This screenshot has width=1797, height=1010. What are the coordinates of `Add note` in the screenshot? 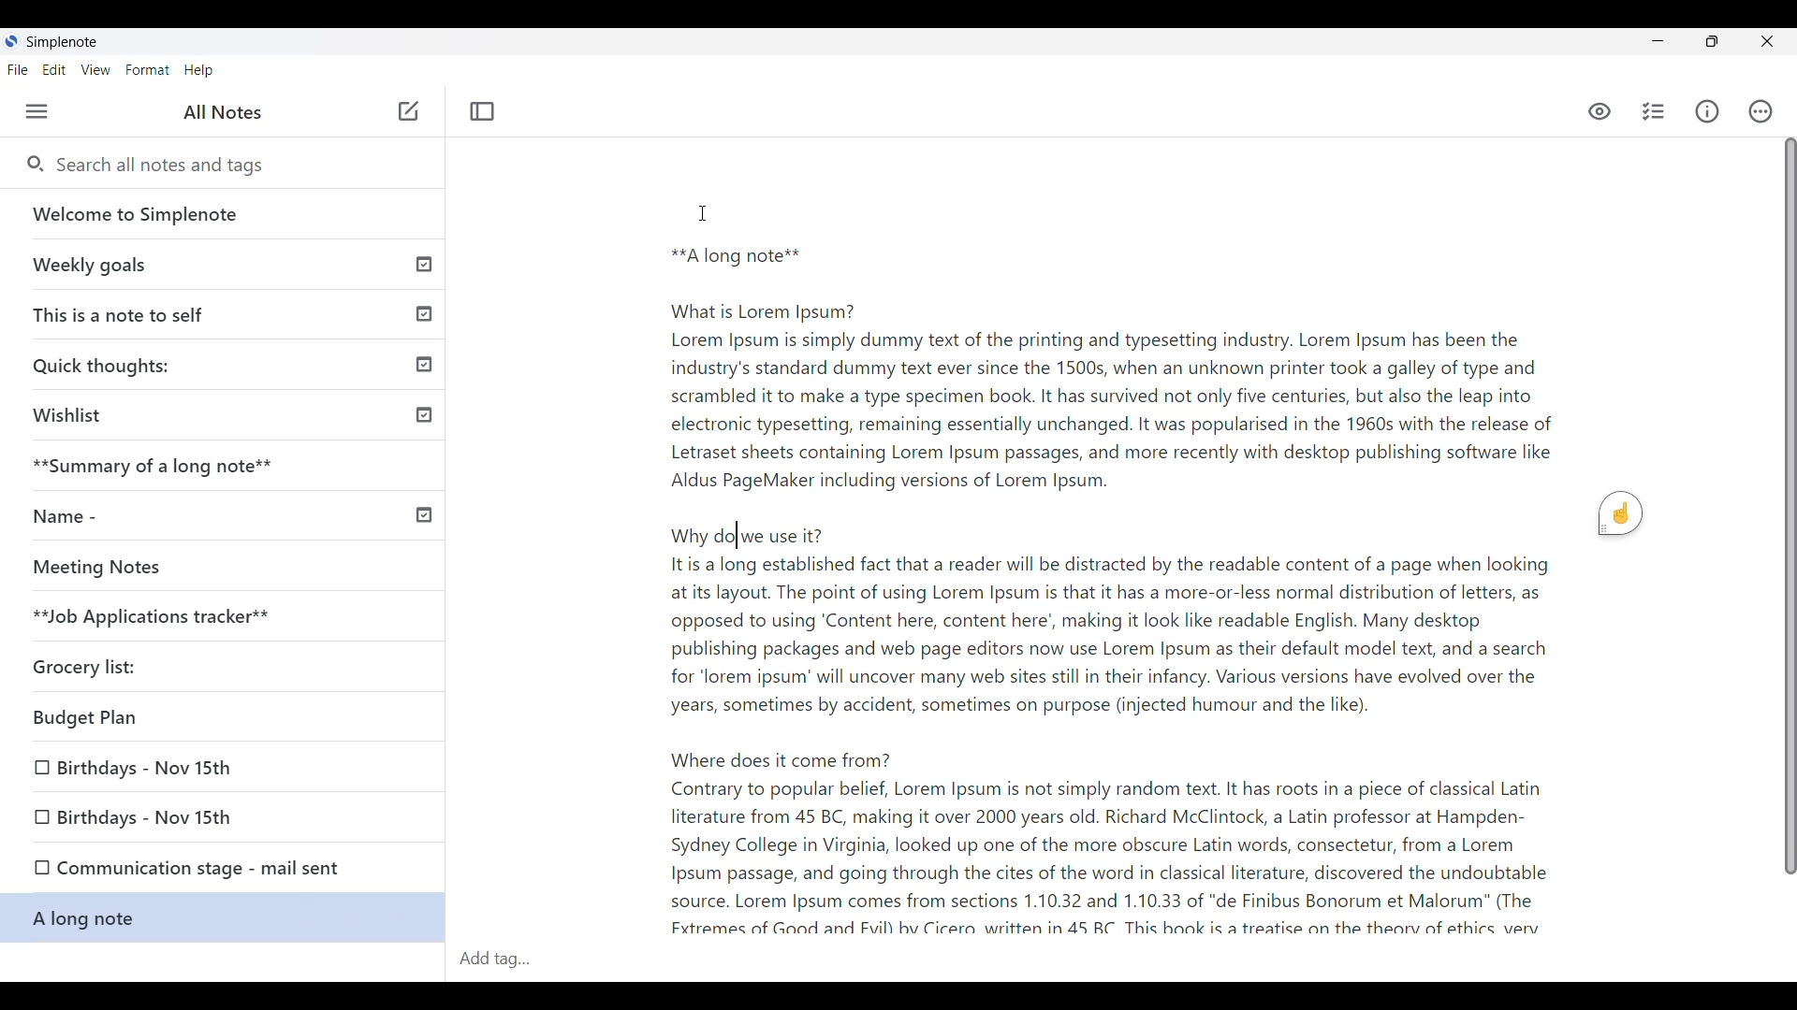 It's located at (406, 112).